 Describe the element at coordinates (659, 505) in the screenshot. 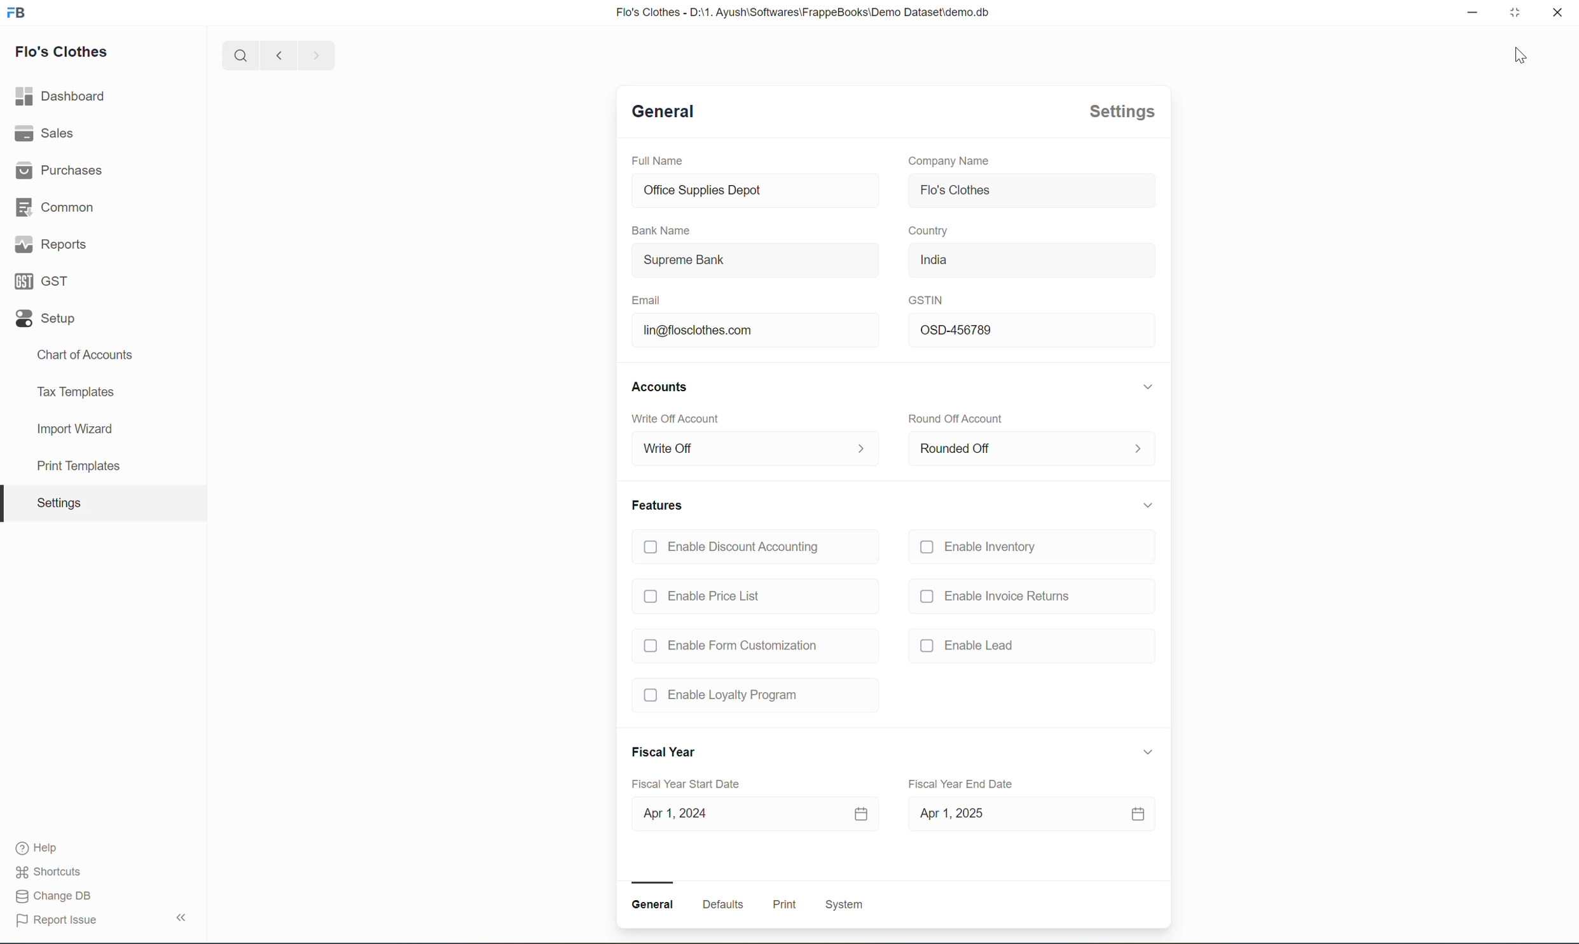

I see `Features` at that location.